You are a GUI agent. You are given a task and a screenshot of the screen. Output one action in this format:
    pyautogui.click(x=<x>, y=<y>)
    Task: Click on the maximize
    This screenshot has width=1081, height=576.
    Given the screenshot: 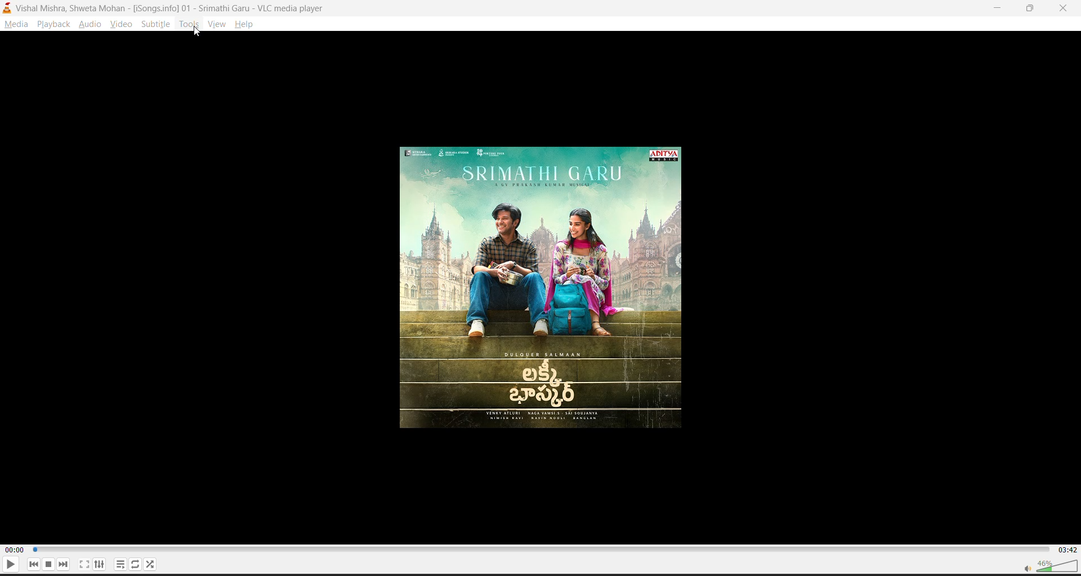 What is the action you would take?
    pyautogui.click(x=1033, y=8)
    